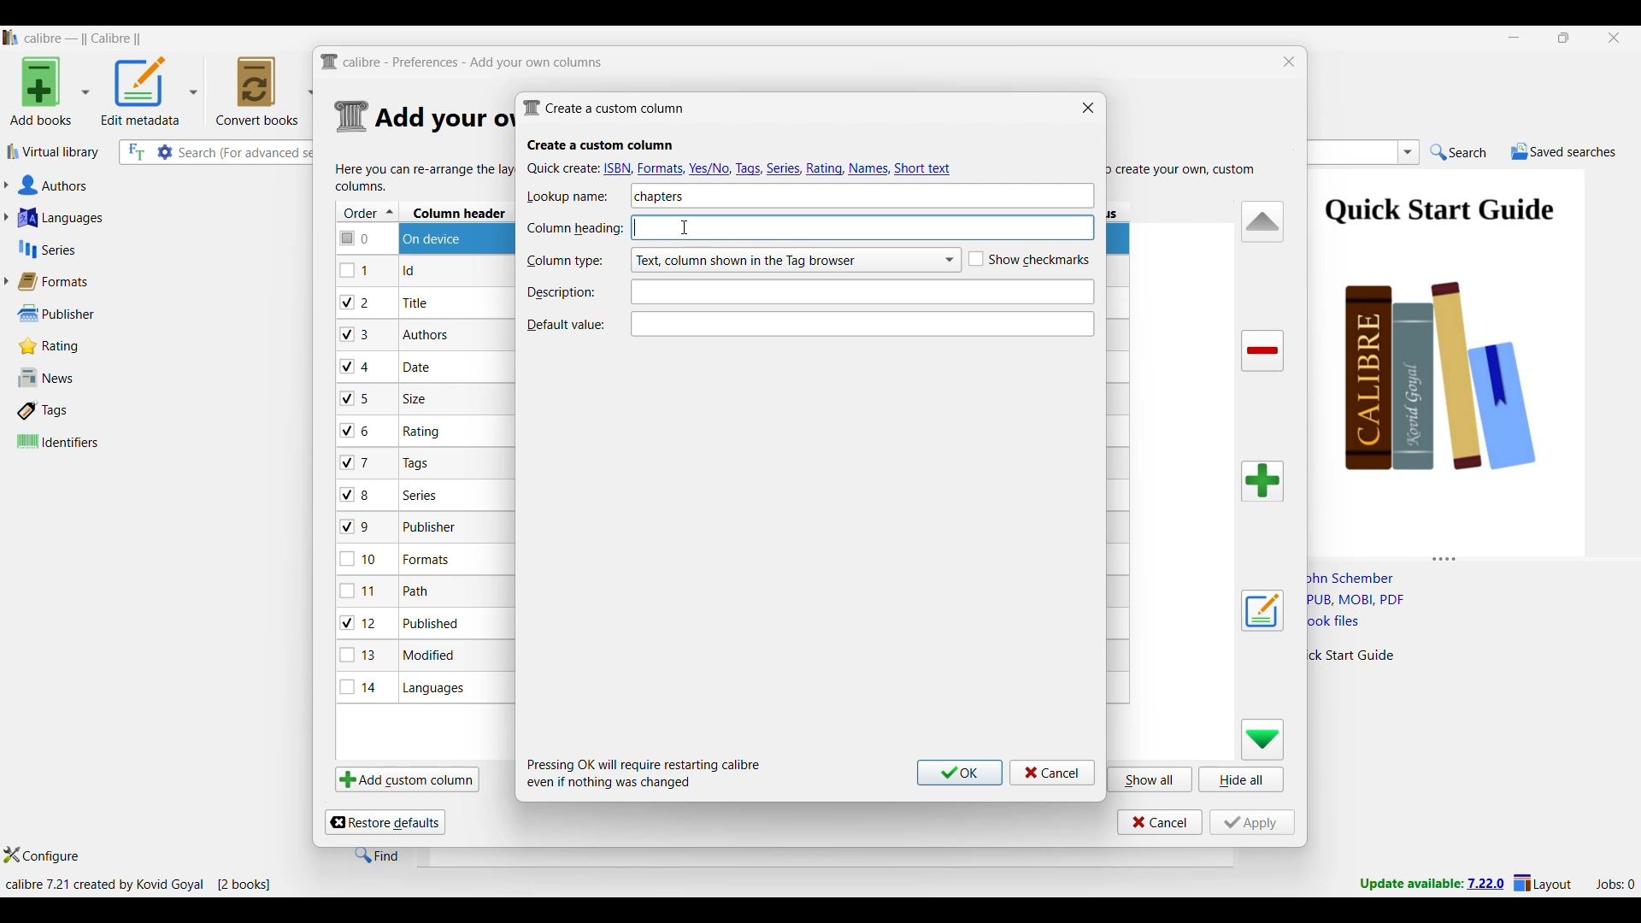 The width and height of the screenshot is (1641, 923). Describe the element at coordinates (574, 229) in the screenshot. I see `Indicates Column heading text box` at that location.